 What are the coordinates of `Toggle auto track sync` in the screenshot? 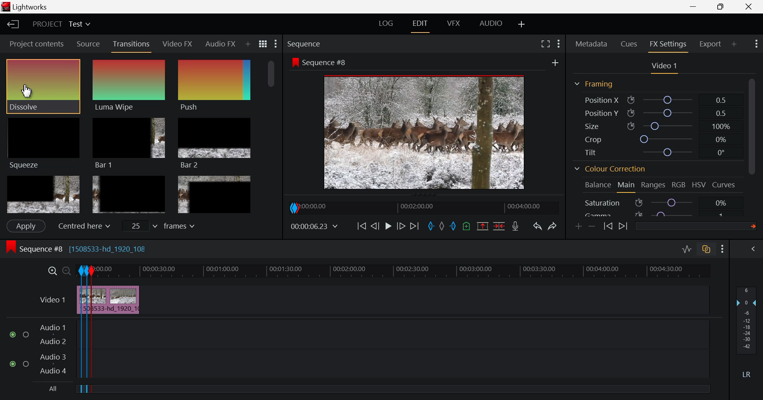 It's located at (707, 249).